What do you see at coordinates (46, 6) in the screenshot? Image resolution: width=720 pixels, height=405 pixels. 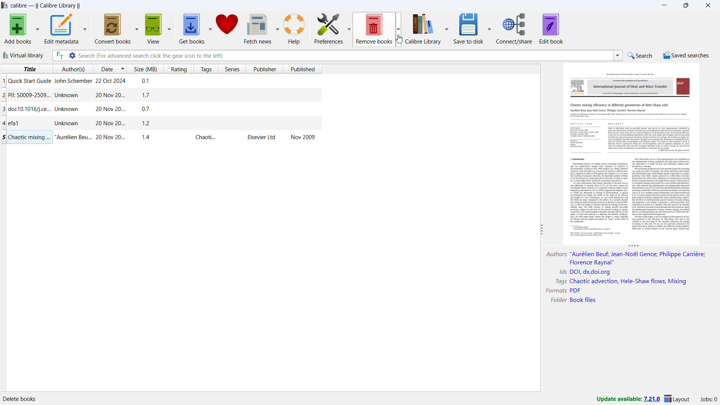 I see `title` at bounding box center [46, 6].